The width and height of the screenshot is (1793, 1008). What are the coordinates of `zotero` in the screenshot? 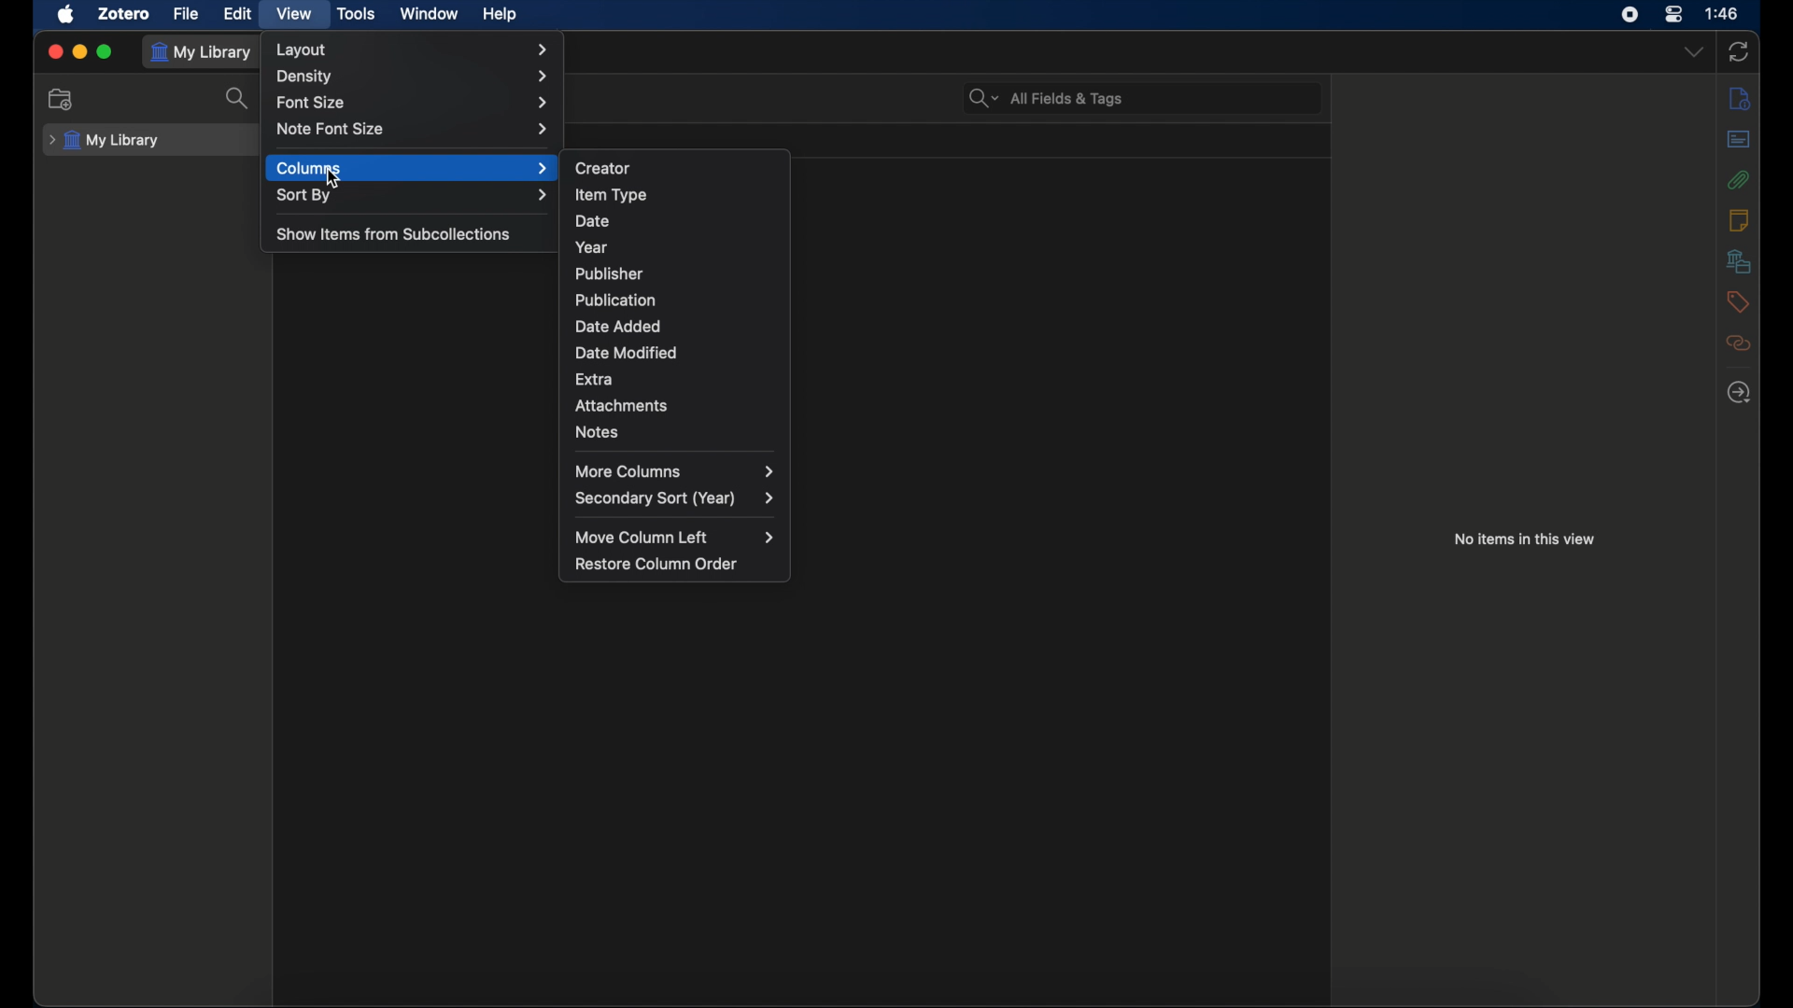 It's located at (122, 13).